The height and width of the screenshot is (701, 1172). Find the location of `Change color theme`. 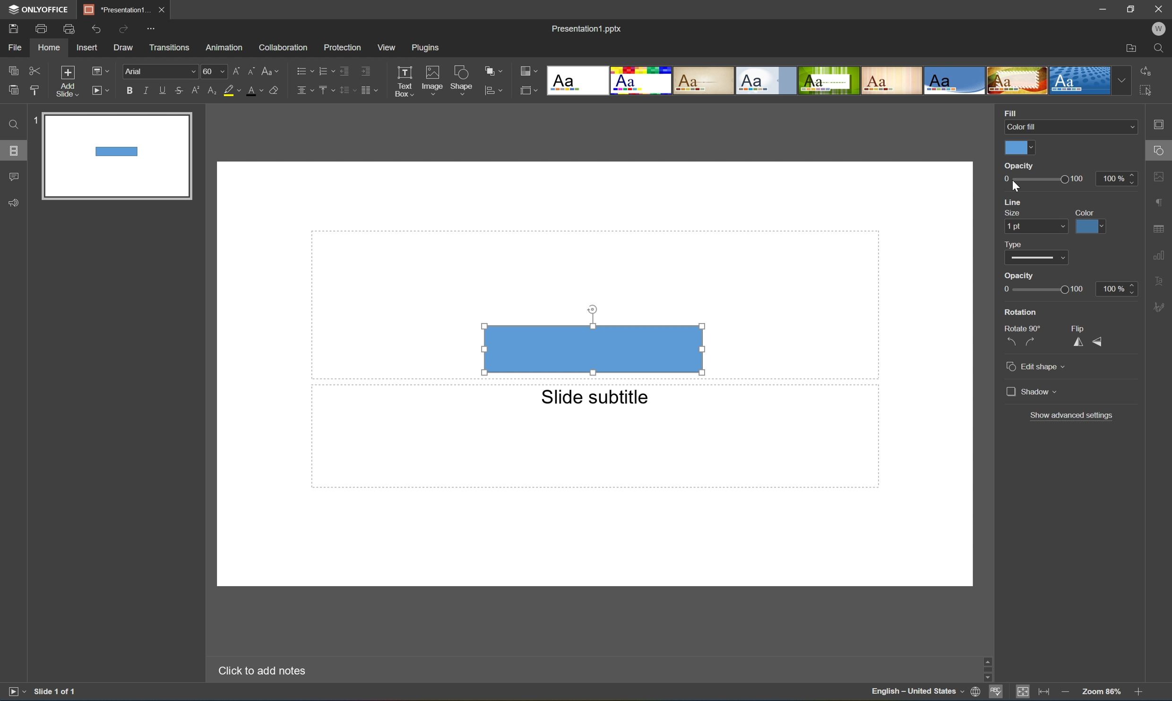

Change color theme is located at coordinates (529, 71).